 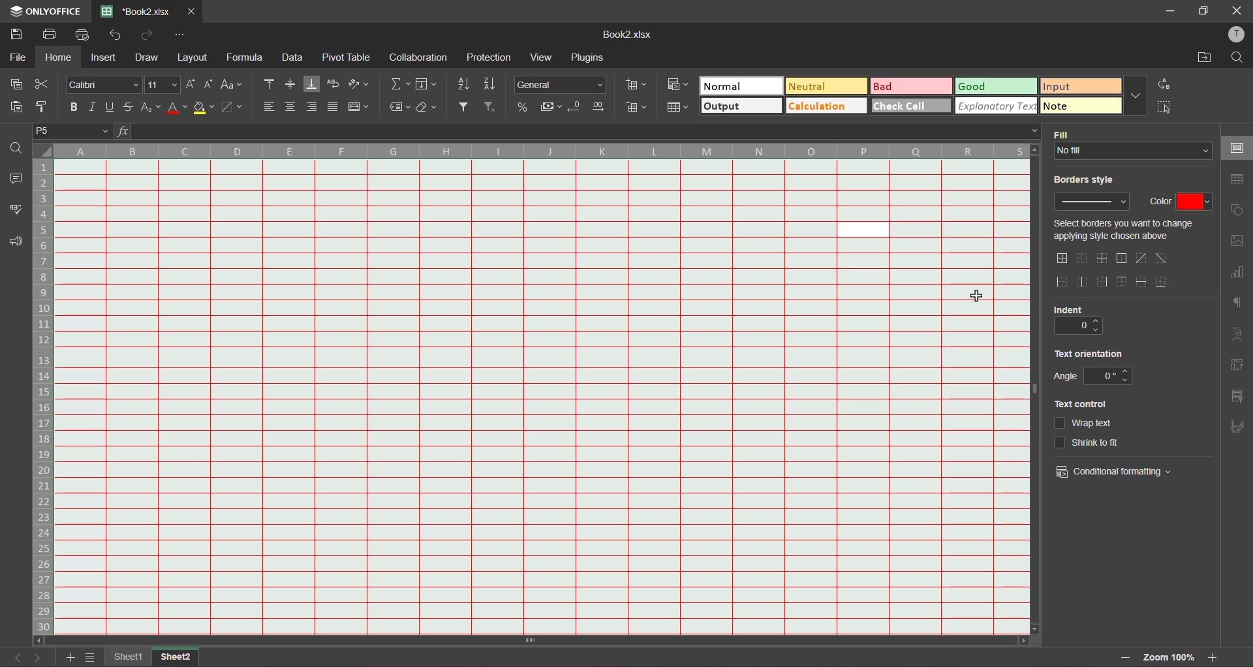 What do you see at coordinates (1141, 281) in the screenshot?
I see `horizontal line only` at bounding box center [1141, 281].